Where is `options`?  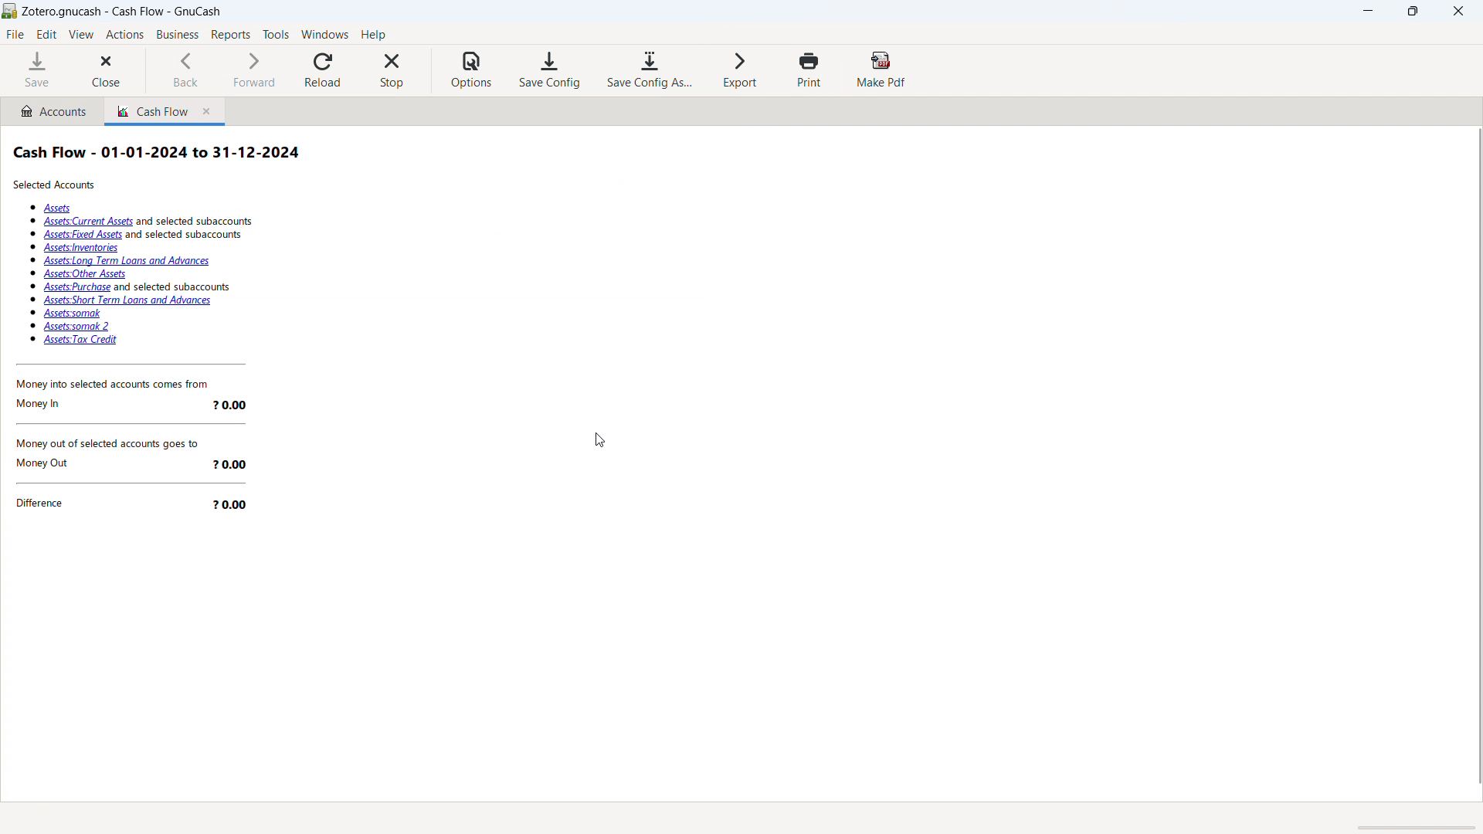
options is located at coordinates (474, 70).